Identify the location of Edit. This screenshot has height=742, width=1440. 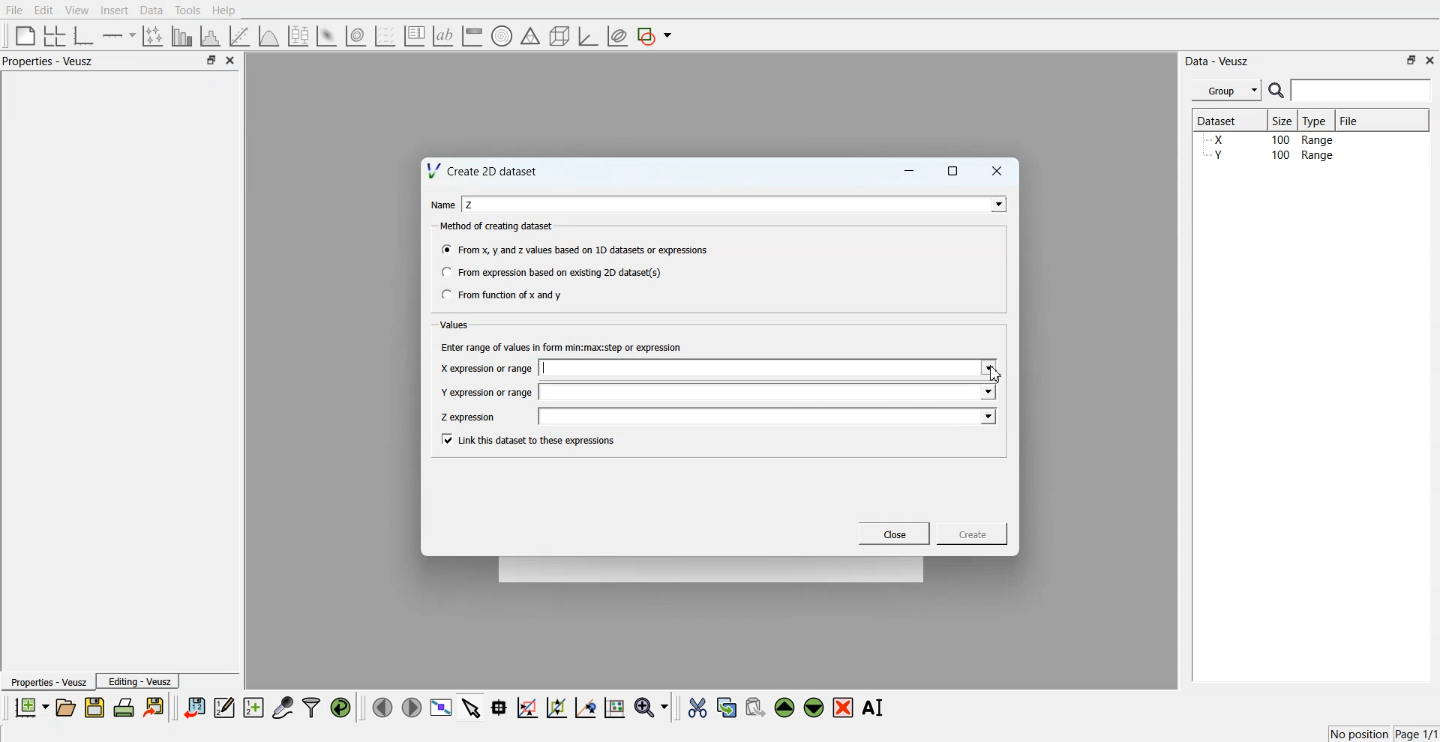
(43, 10).